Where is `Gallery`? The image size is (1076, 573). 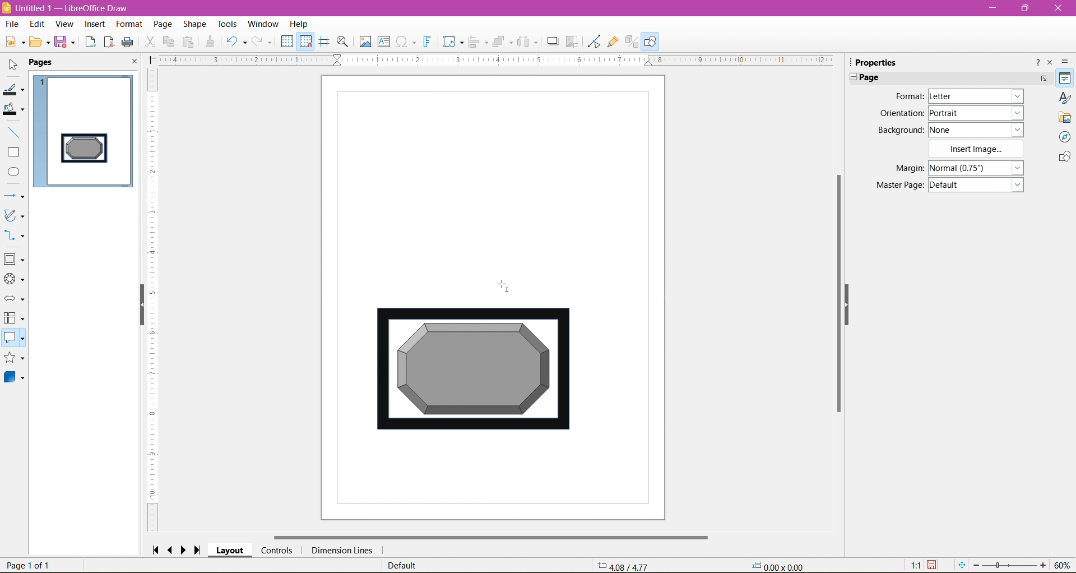 Gallery is located at coordinates (1065, 118).